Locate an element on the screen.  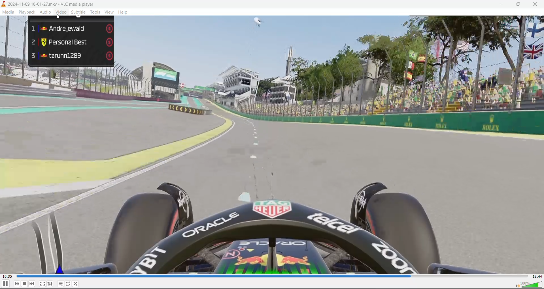
audio is located at coordinates (46, 13).